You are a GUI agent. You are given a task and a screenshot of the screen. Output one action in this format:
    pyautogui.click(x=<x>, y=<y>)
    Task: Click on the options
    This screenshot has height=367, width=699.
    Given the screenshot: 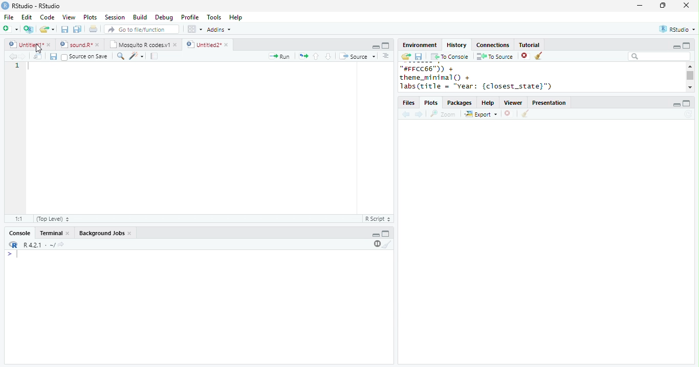 What is the action you would take?
    pyautogui.click(x=386, y=56)
    